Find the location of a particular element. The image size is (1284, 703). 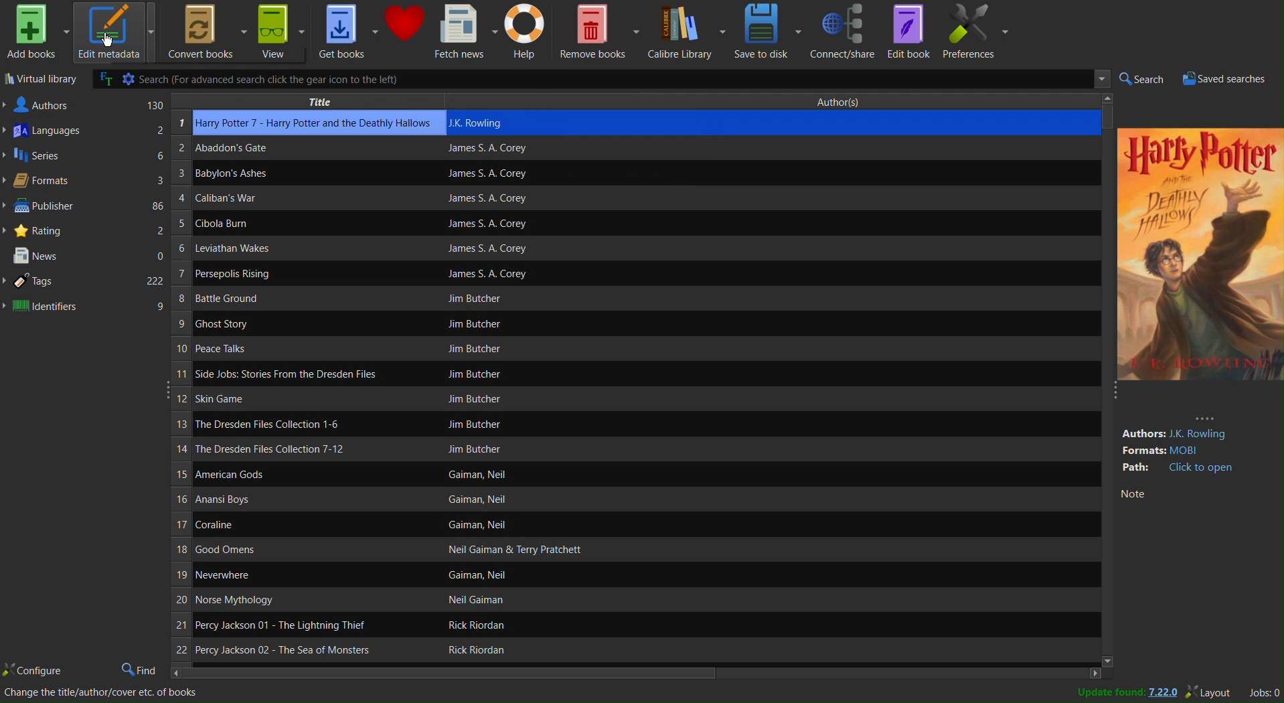

Get books is located at coordinates (347, 31).